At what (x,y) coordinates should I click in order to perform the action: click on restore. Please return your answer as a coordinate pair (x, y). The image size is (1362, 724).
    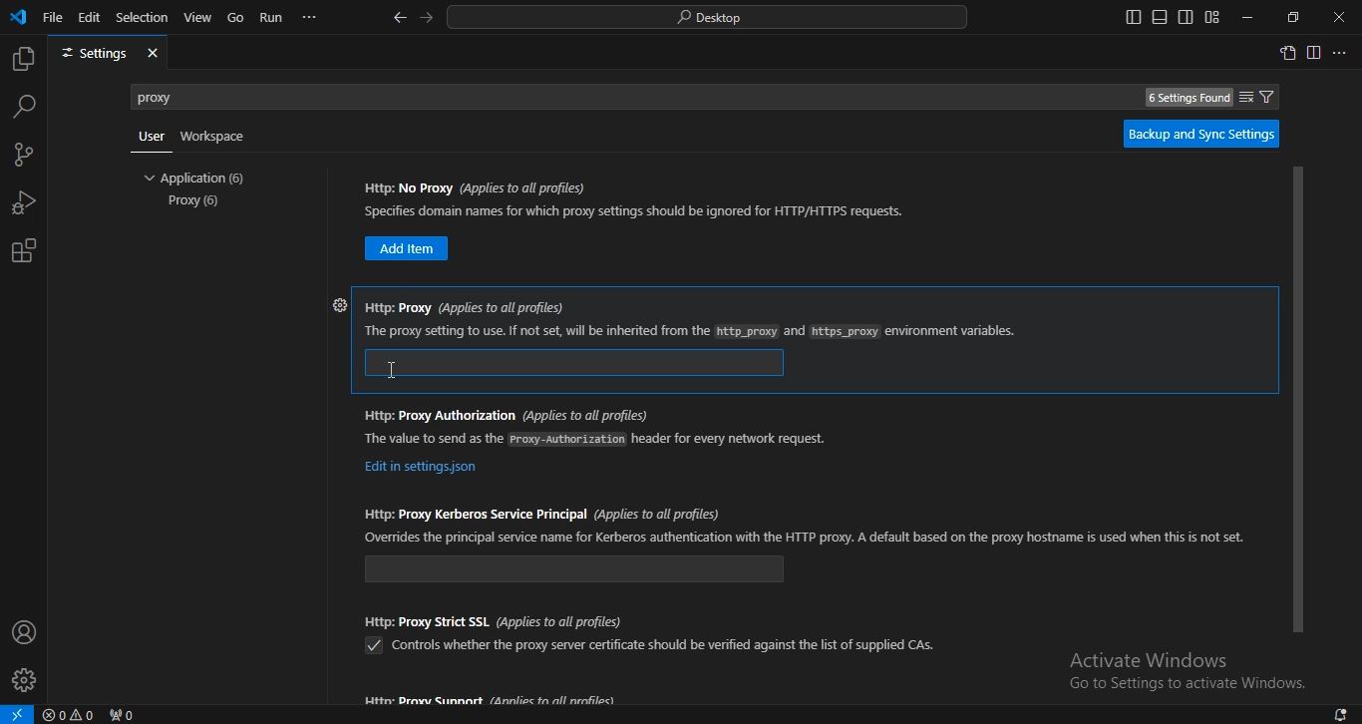
    Looking at the image, I should click on (1294, 17).